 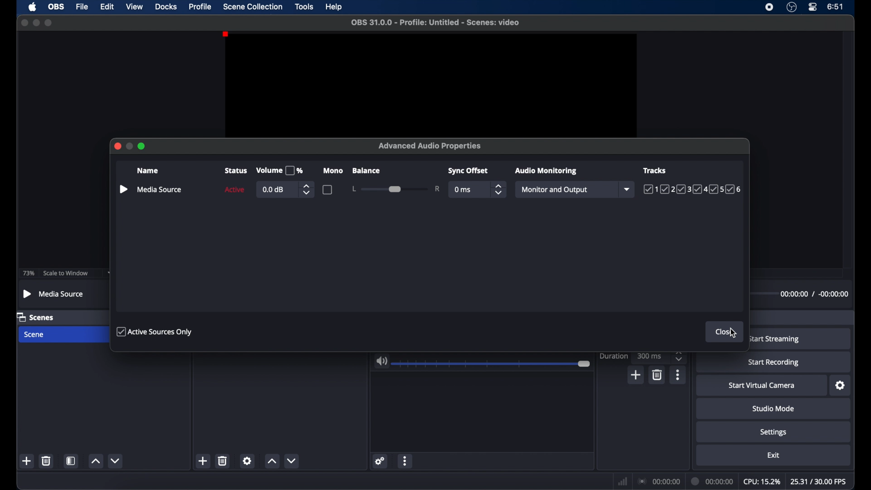 What do you see at coordinates (762, 386) in the screenshot?
I see `start virtual camera` at bounding box center [762, 386].